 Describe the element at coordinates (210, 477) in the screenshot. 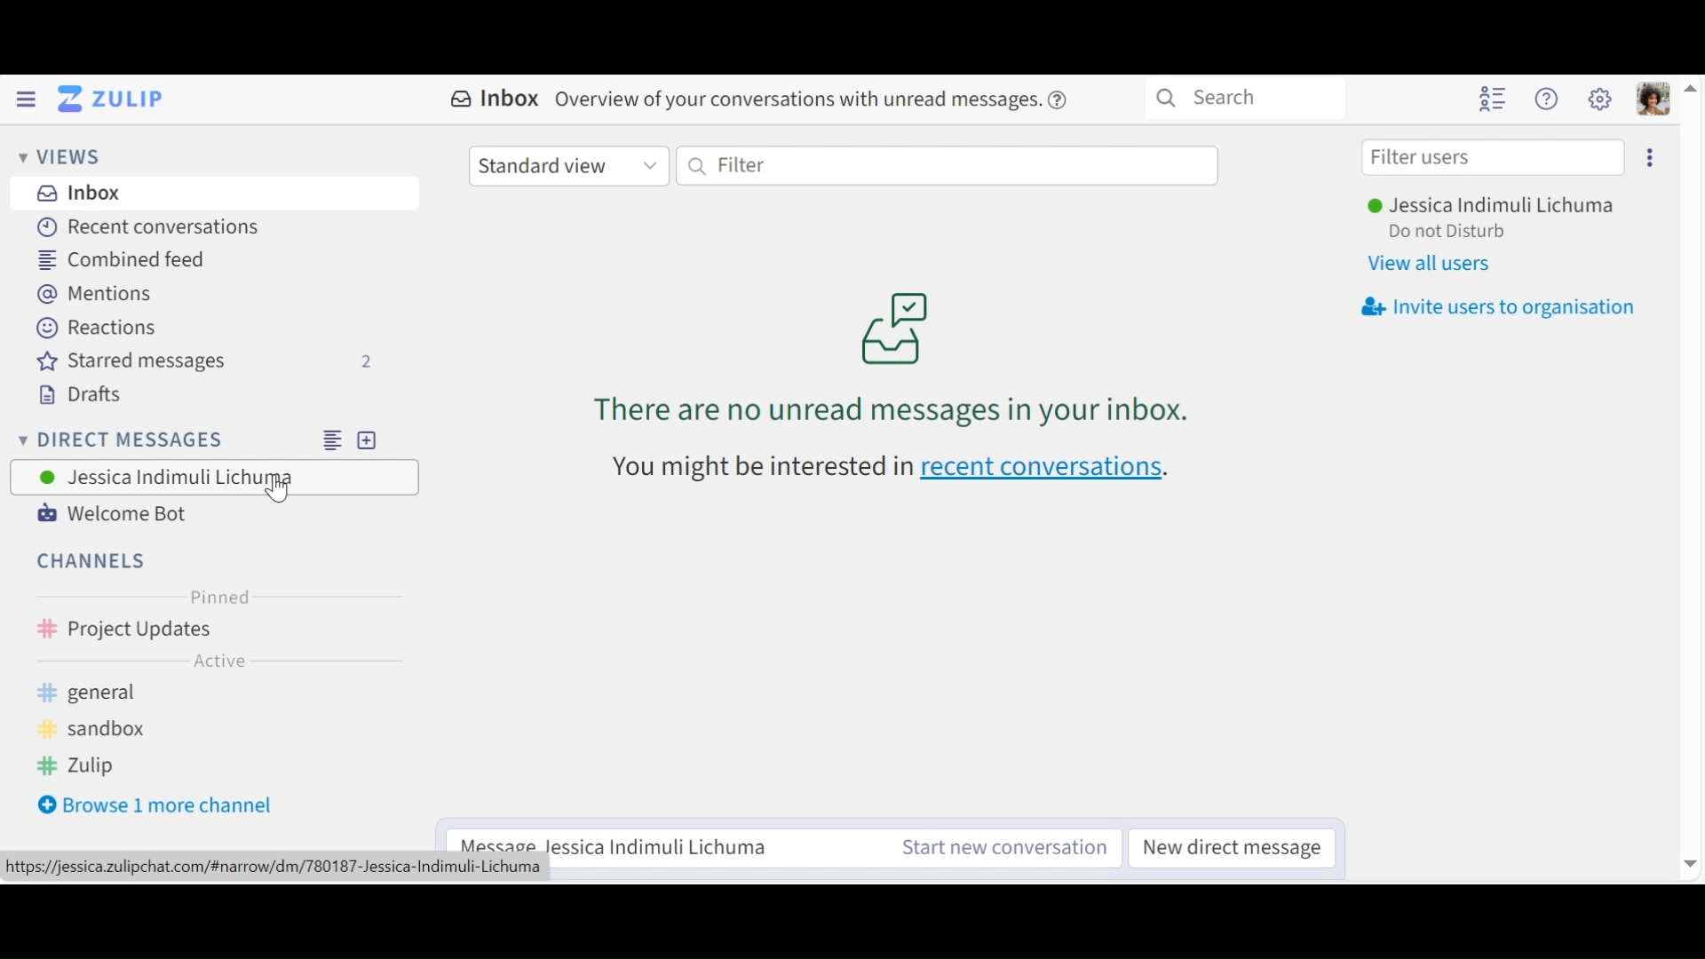

I see `User ` at that location.